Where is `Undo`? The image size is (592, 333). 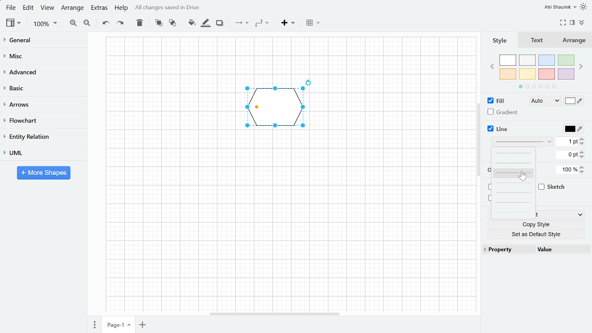 Undo is located at coordinates (104, 24).